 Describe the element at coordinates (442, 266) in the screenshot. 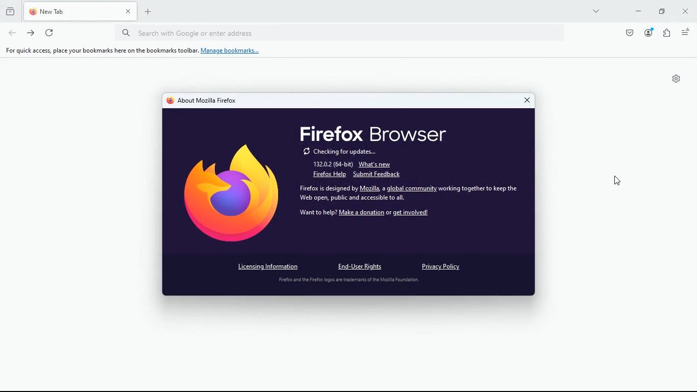

I see `privacy policy` at that location.